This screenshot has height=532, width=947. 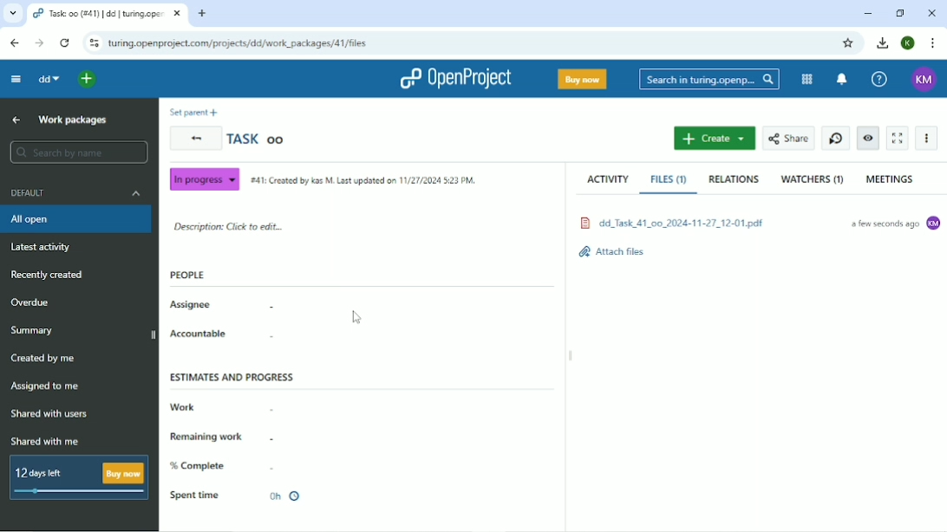 What do you see at coordinates (49, 276) in the screenshot?
I see `Recently created` at bounding box center [49, 276].